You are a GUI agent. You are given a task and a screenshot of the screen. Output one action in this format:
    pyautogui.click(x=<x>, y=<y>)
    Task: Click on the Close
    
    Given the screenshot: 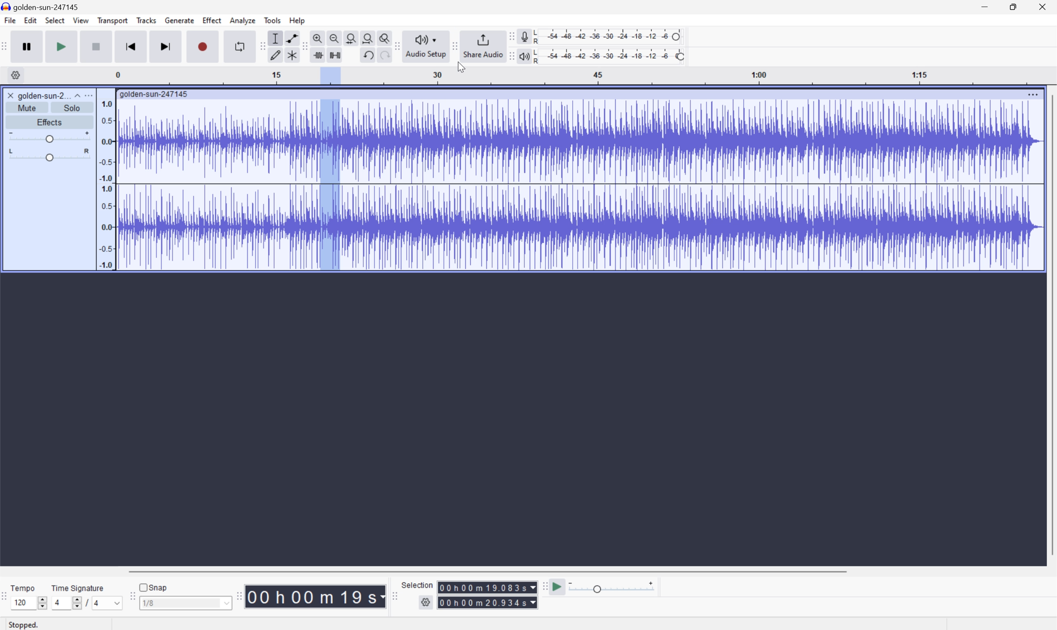 What is the action you would take?
    pyautogui.click(x=1045, y=6)
    